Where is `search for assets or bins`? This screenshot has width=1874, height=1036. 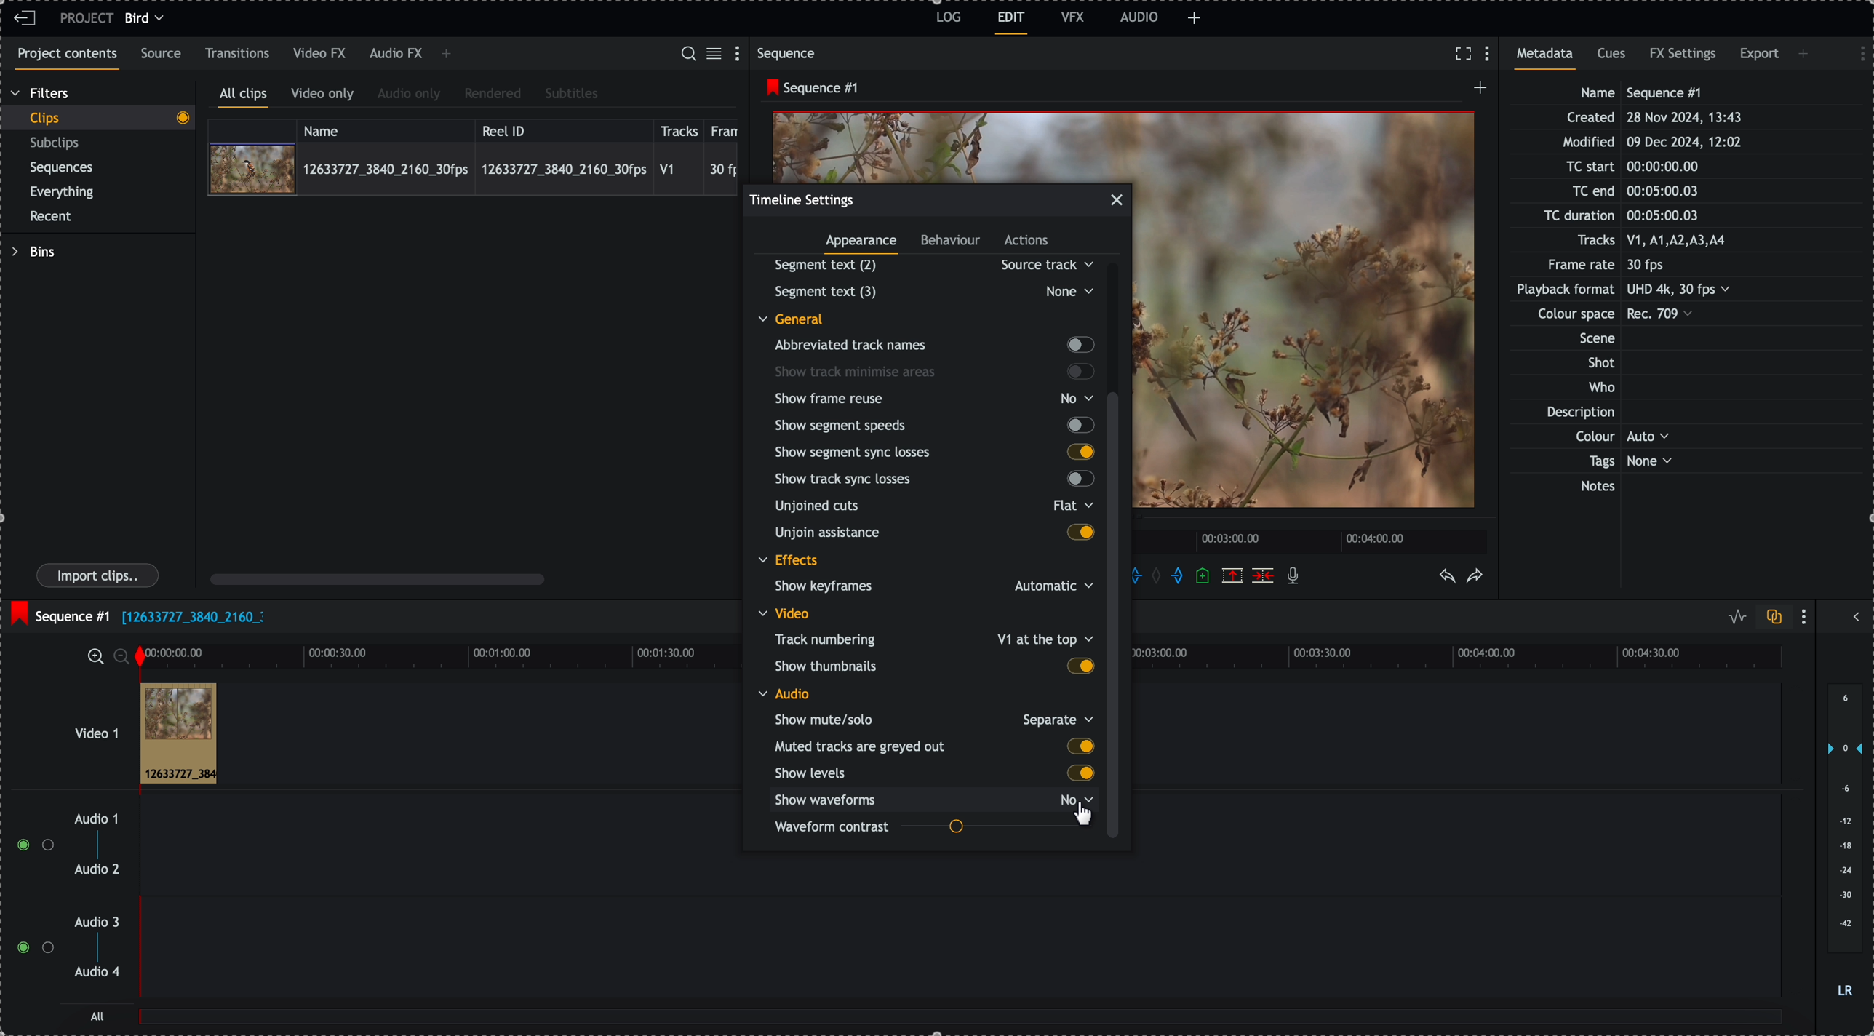 search for assets or bins is located at coordinates (687, 55).